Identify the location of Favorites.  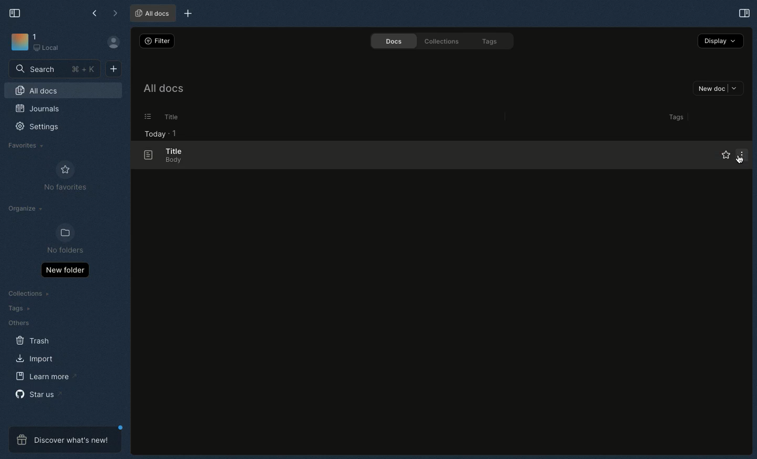
(26, 145).